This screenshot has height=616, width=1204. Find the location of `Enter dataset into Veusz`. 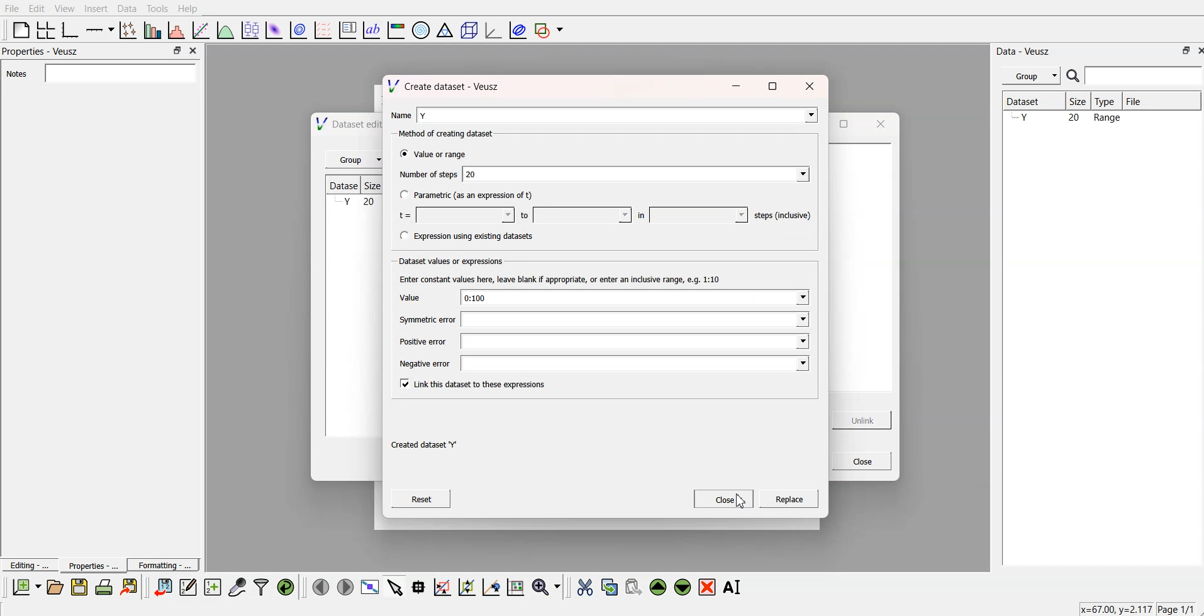

Enter dataset into Veusz is located at coordinates (162, 587).